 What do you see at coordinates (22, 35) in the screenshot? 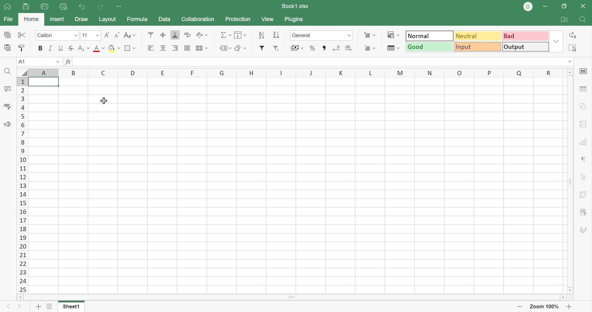
I see `Cut` at bounding box center [22, 35].